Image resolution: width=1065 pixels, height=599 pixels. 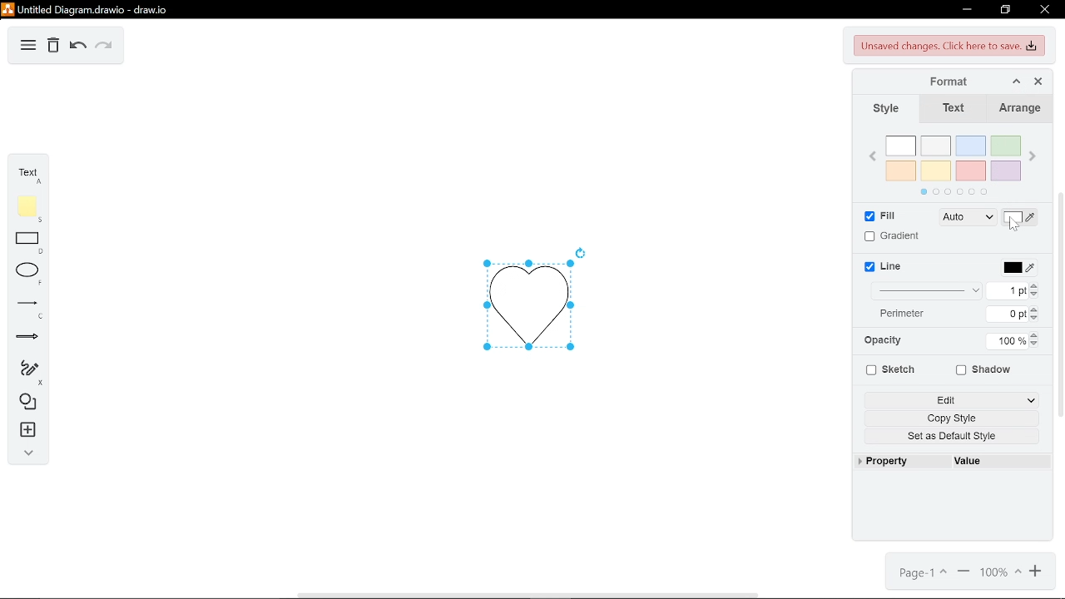 I want to click on 100%, so click(x=1008, y=339).